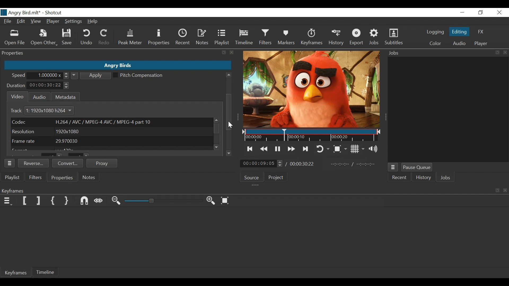 This screenshot has width=509, height=286. I want to click on Jobs, so click(446, 178).